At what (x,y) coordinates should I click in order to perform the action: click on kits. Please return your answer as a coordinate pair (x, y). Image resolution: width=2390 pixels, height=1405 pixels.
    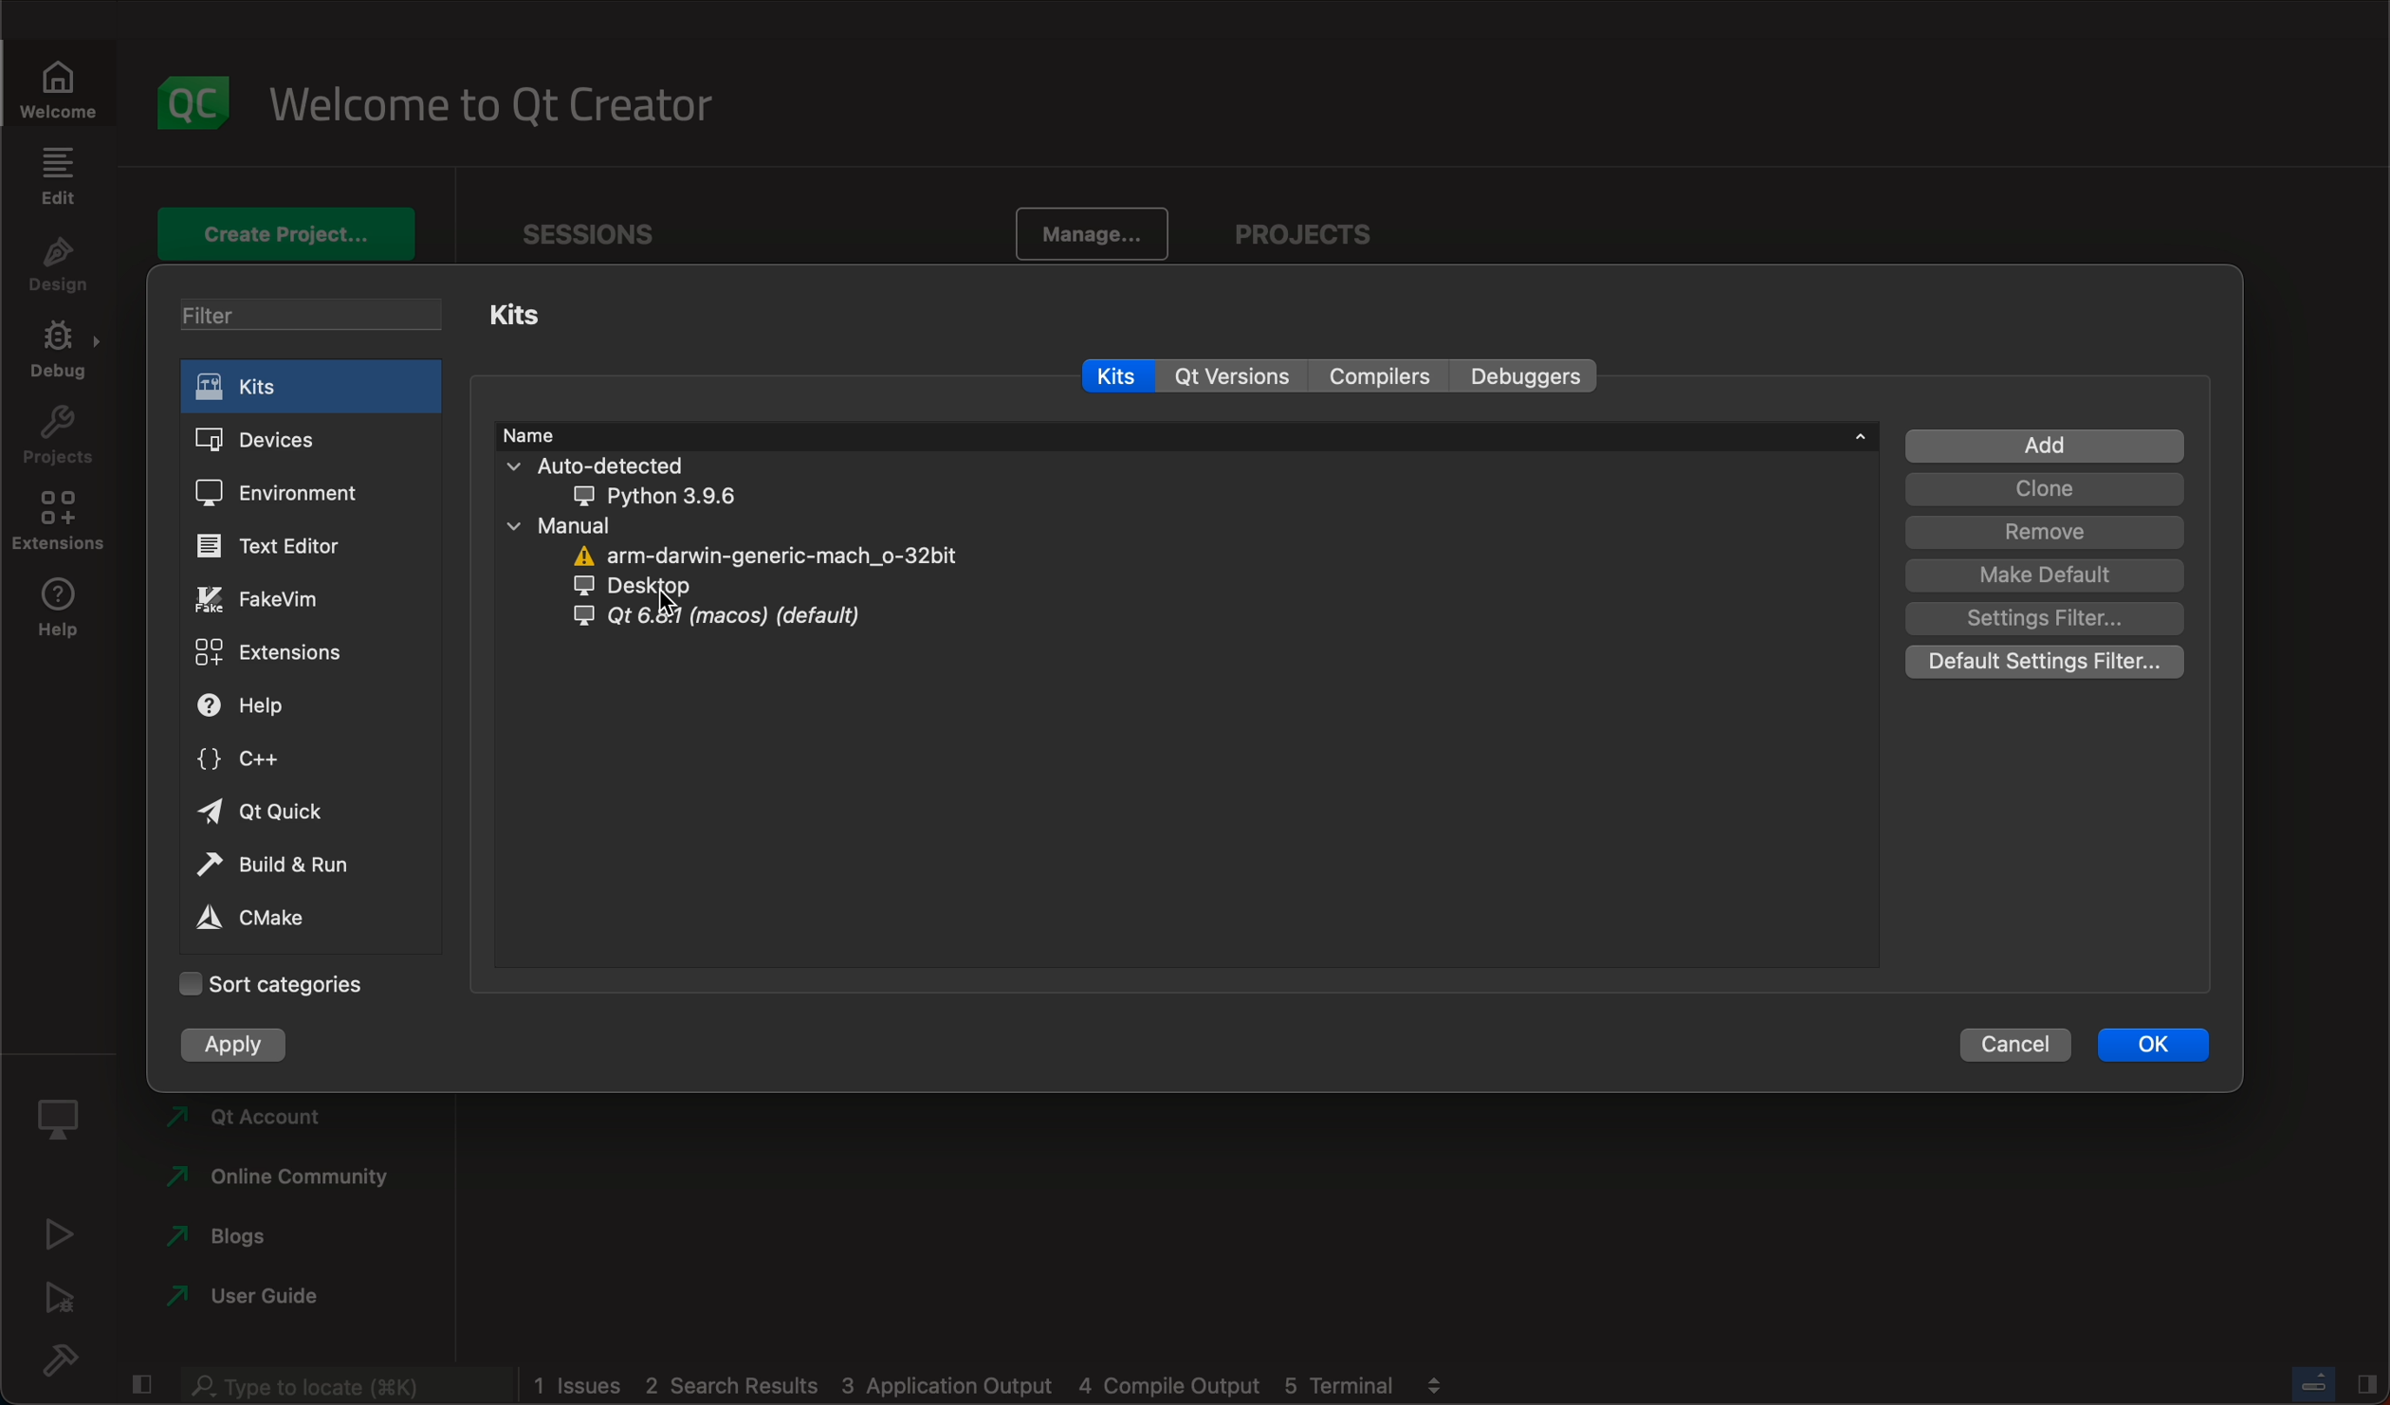
    Looking at the image, I should click on (526, 316).